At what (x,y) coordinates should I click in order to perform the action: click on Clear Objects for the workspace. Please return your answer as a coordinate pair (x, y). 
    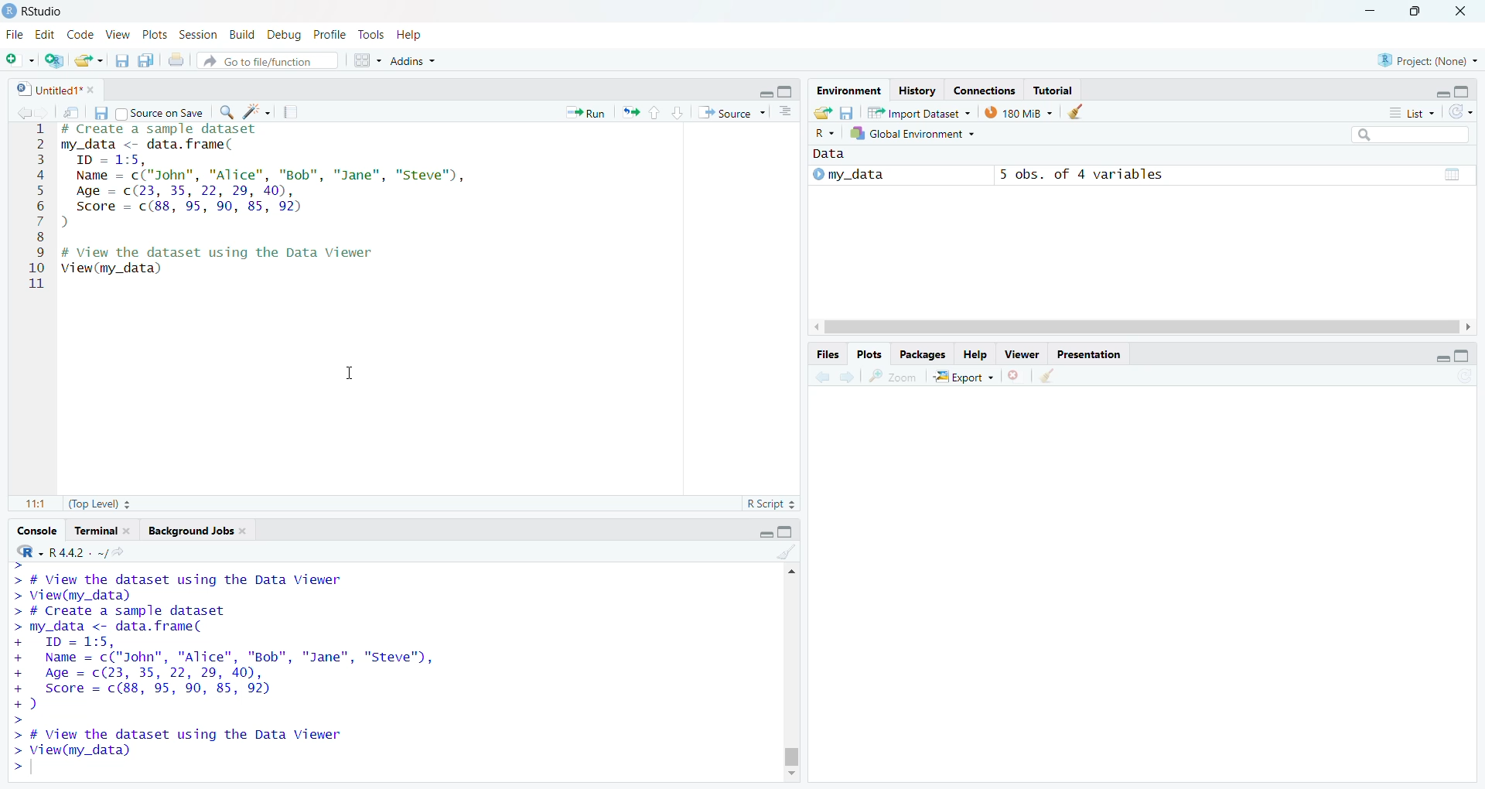
    Looking at the image, I should click on (783, 552).